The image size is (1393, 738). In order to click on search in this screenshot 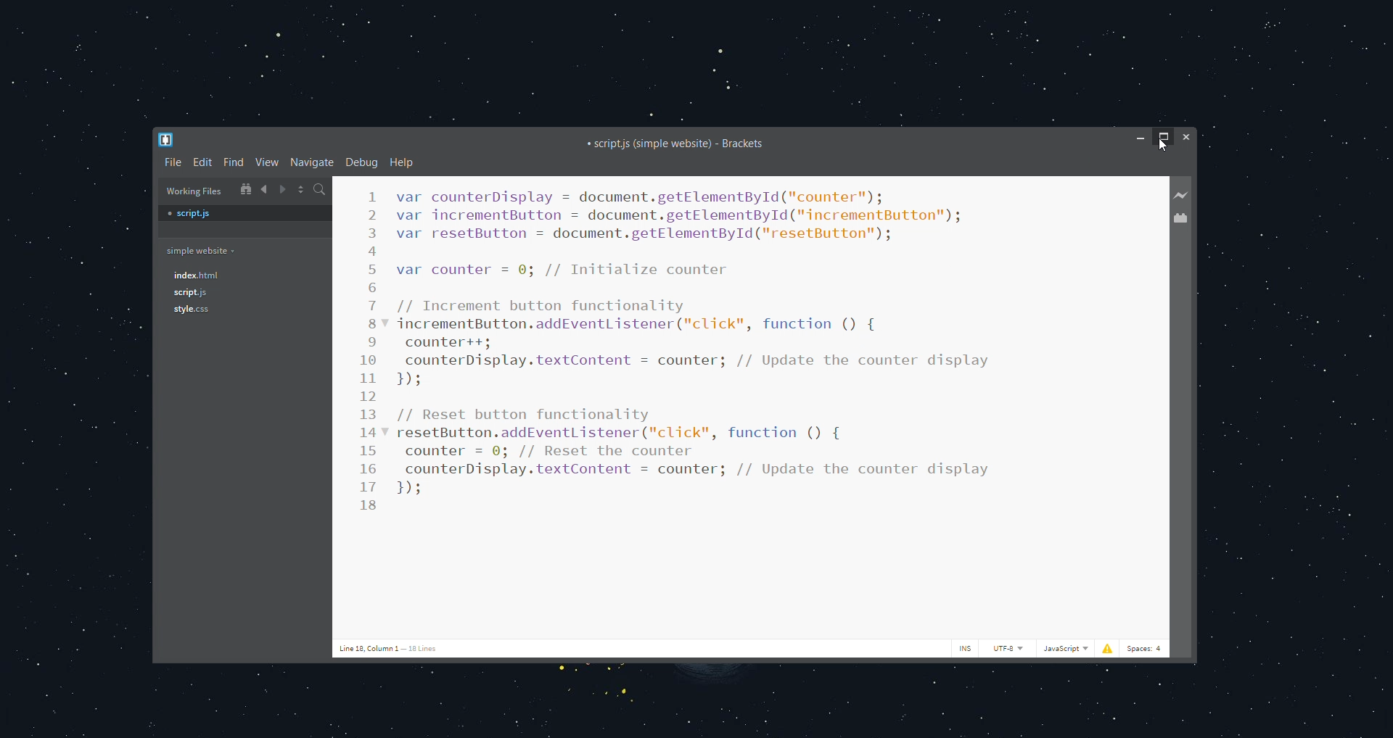, I will do `click(321, 190)`.